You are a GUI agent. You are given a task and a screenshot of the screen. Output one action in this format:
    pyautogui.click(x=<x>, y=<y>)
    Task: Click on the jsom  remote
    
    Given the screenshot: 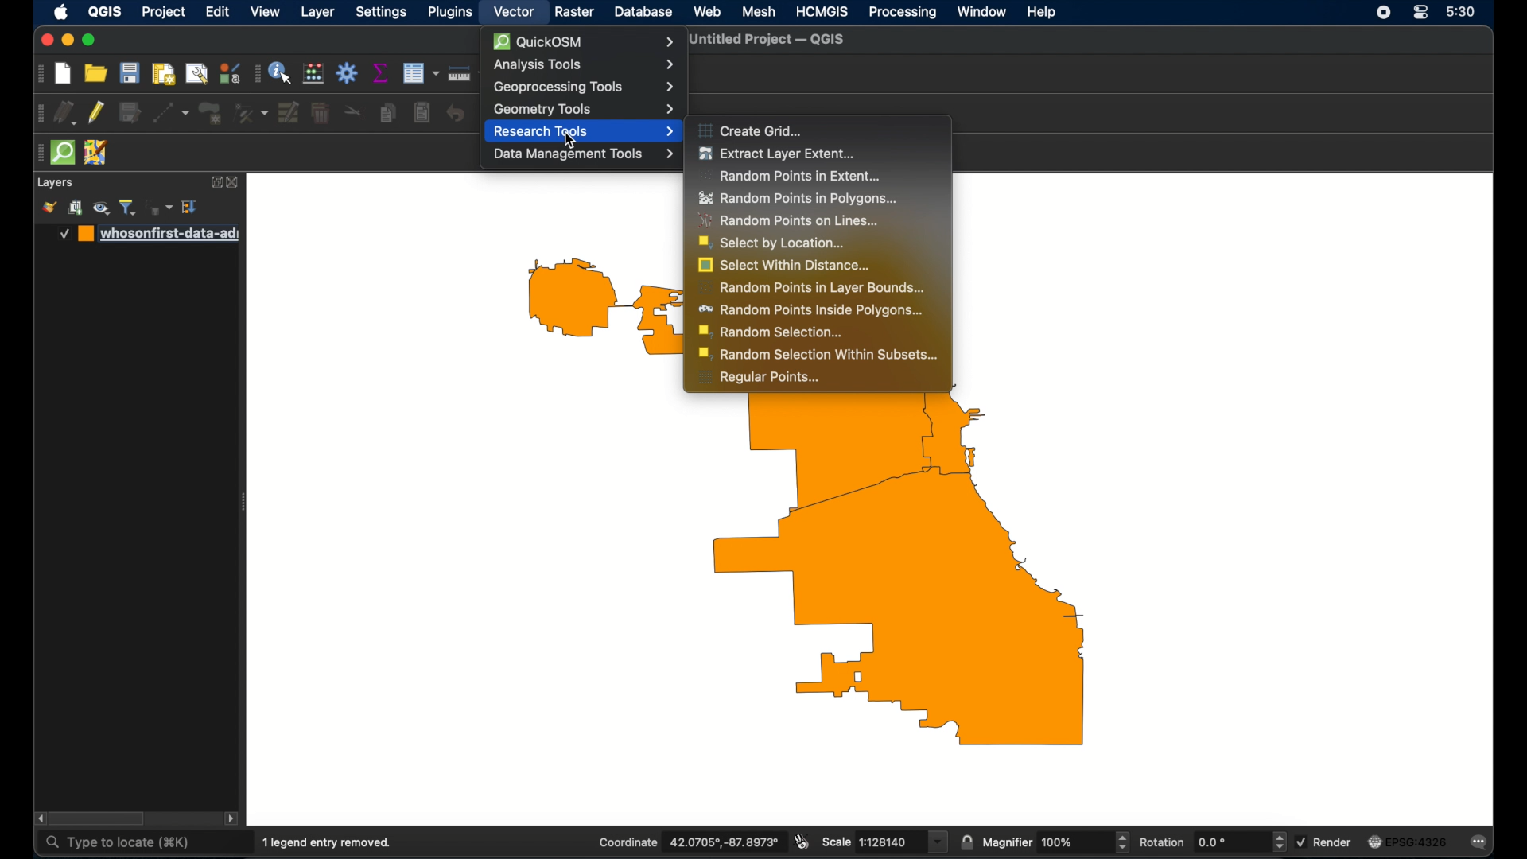 What is the action you would take?
    pyautogui.click(x=96, y=153)
    